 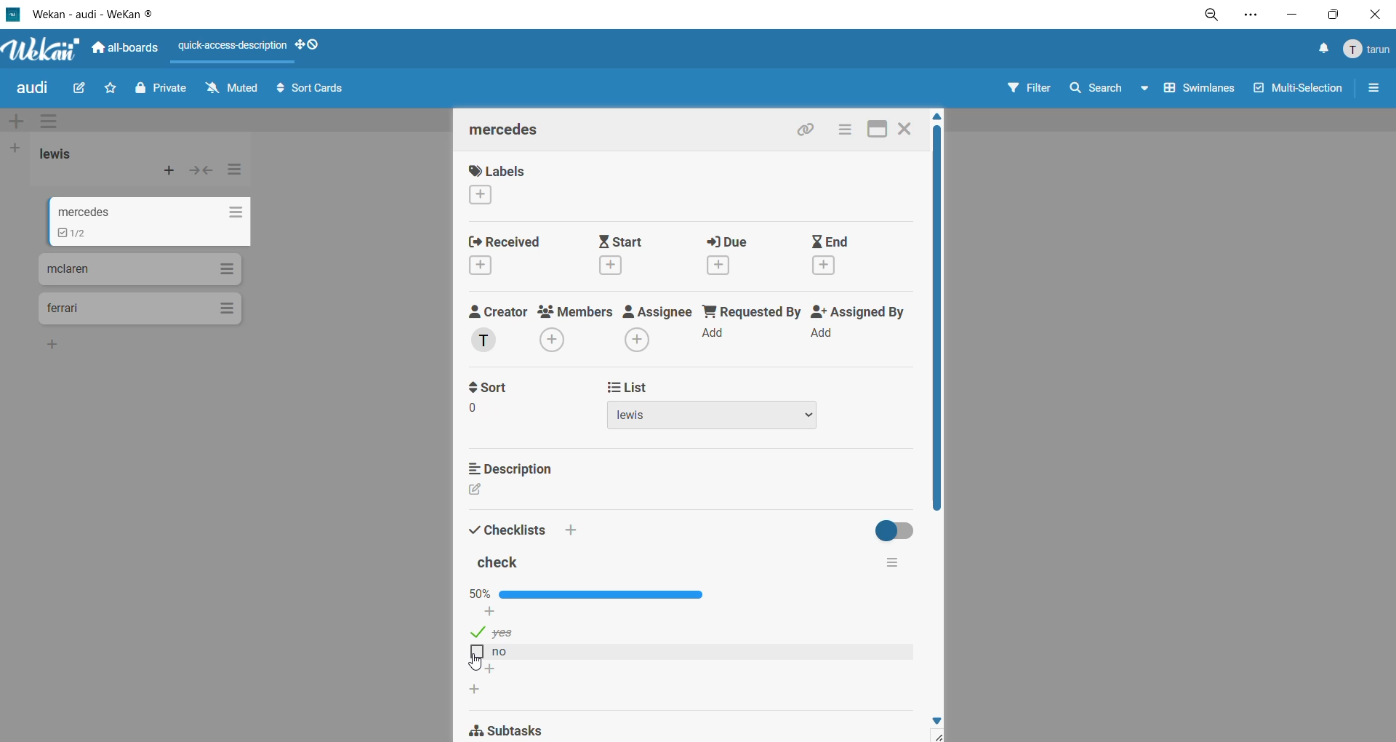 I want to click on search, so click(x=1107, y=90).